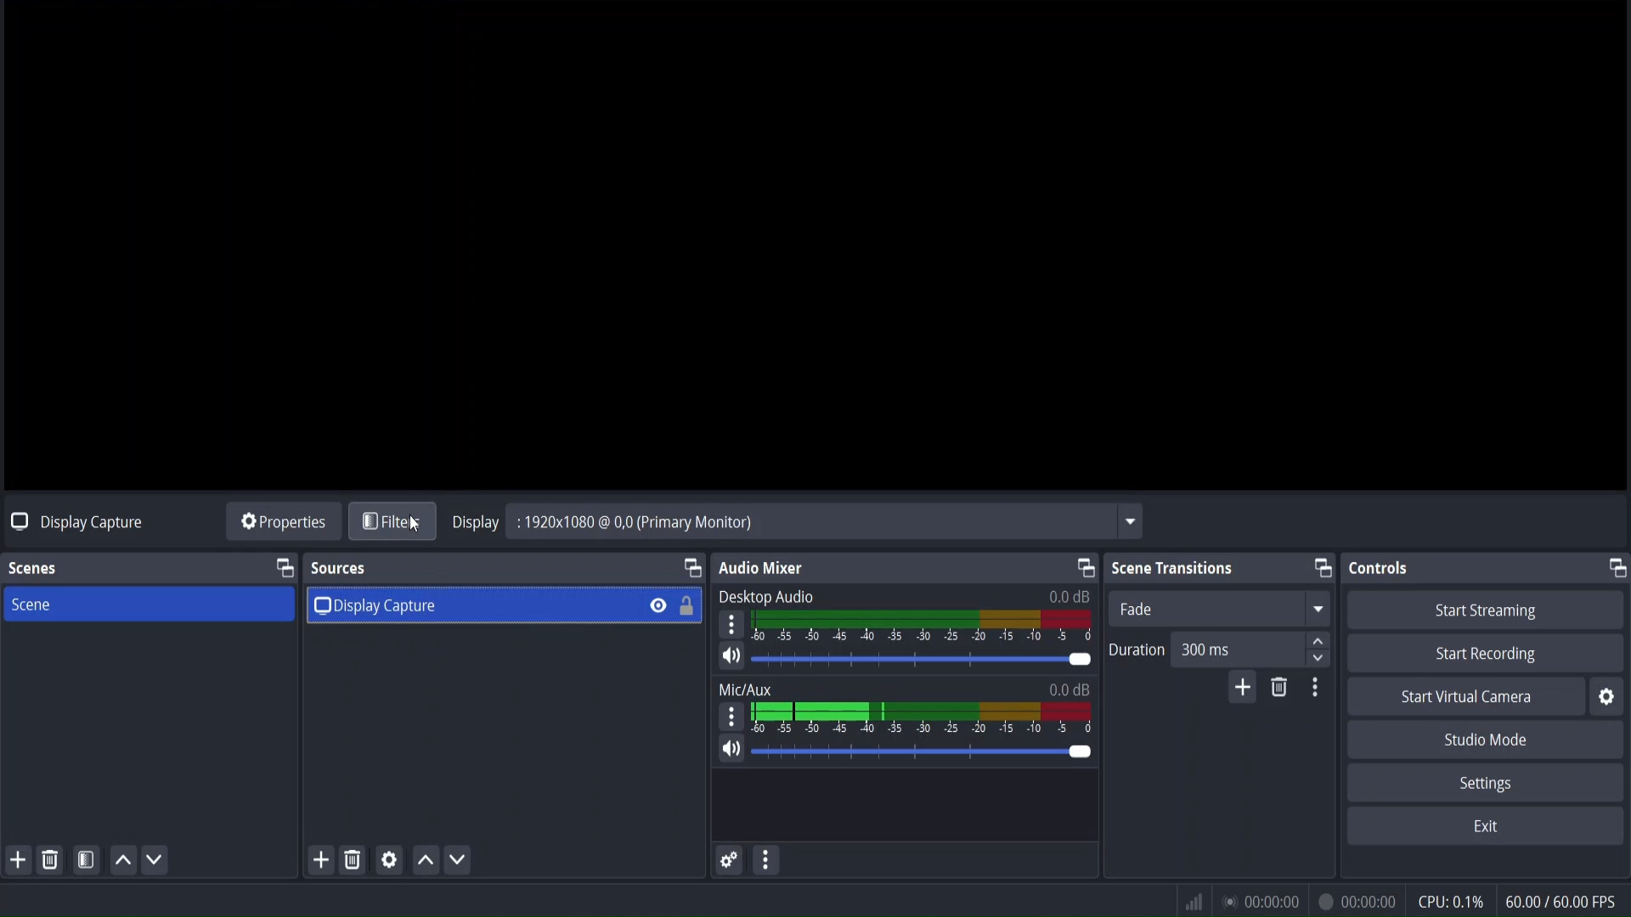 The width and height of the screenshot is (1631, 917). Describe the element at coordinates (1382, 568) in the screenshot. I see `controls` at that location.